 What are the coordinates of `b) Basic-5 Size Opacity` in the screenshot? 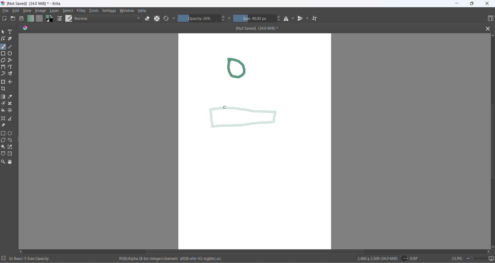 It's located at (30, 258).